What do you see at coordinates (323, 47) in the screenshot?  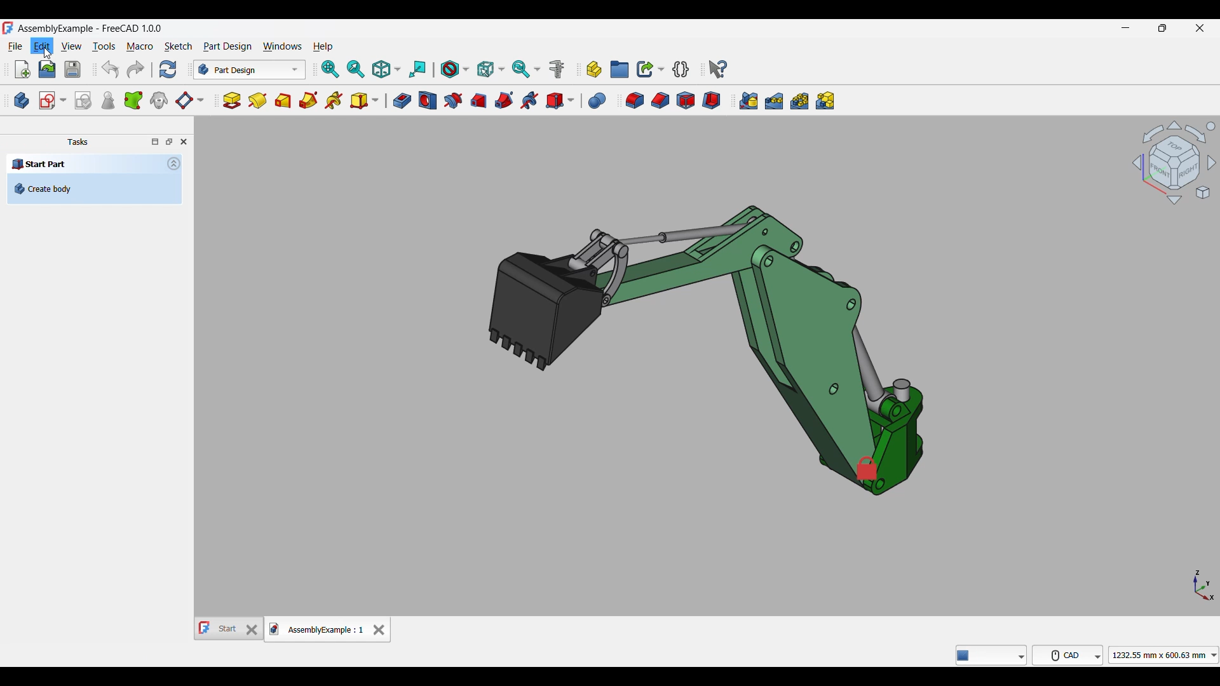 I see `Help menu` at bounding box center [323, 47].